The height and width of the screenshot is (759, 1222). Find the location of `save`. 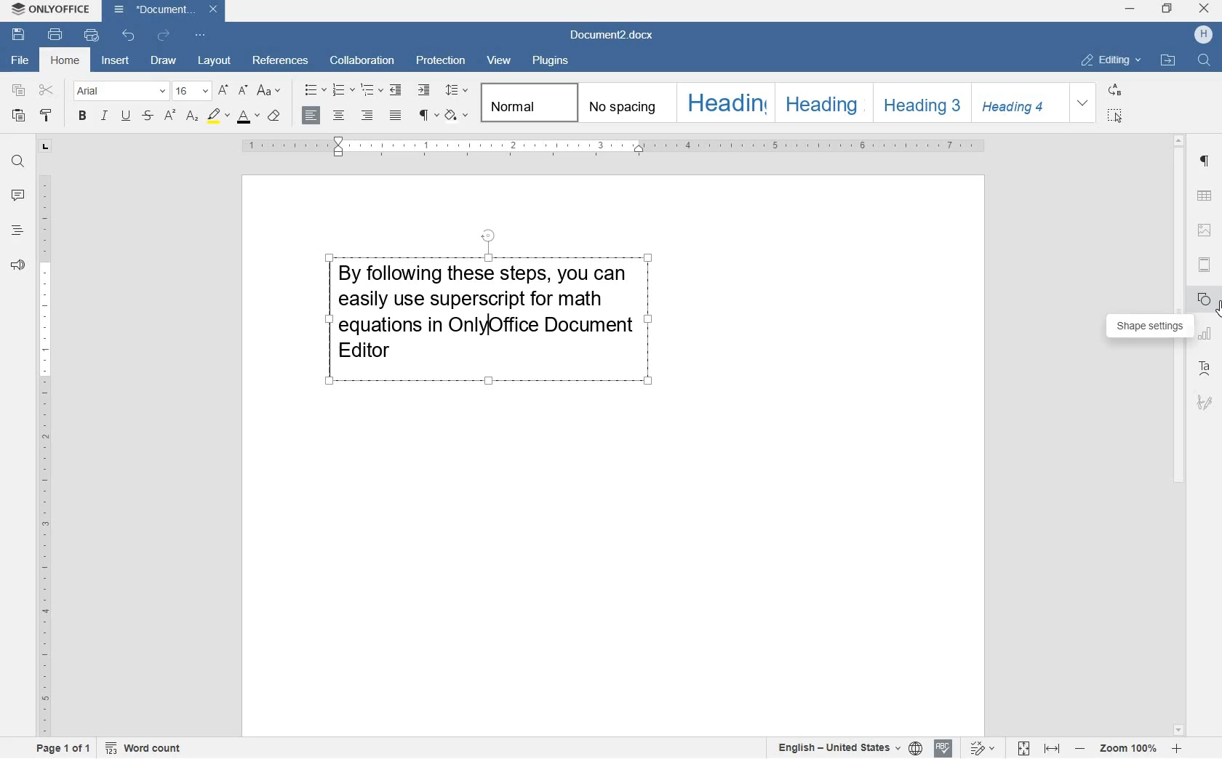

save is located at coordinates (17, 34).